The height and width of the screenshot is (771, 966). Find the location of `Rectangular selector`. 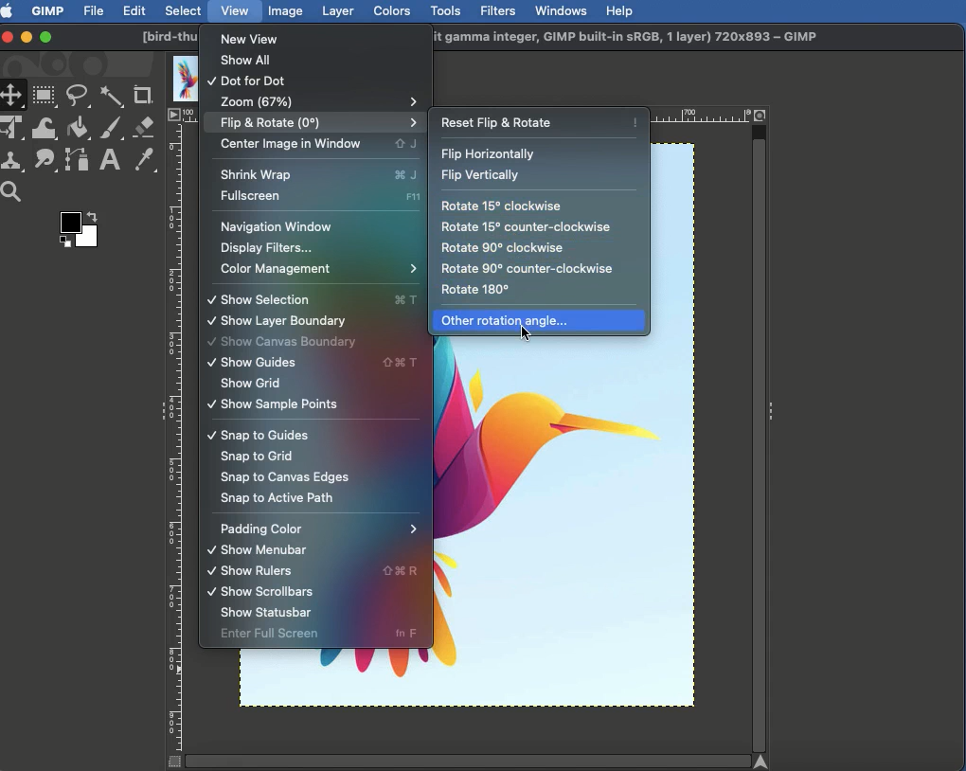

Rectangular selector is located at coordinates (45, 97).